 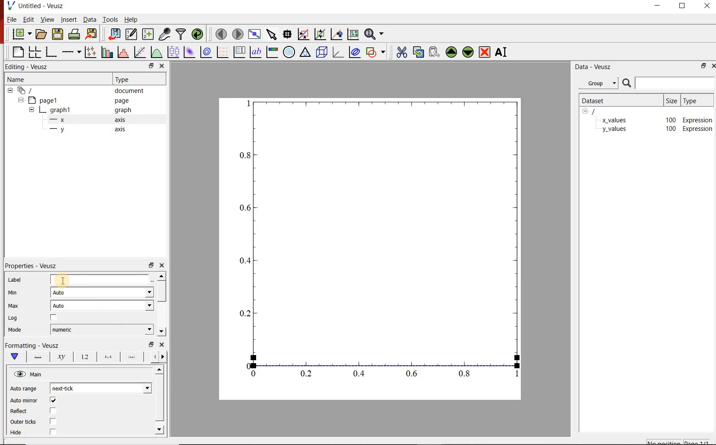 What do you see at coordinates (159, 431) in the screenshot?
I see `move down` at bounding box center [159, 431].